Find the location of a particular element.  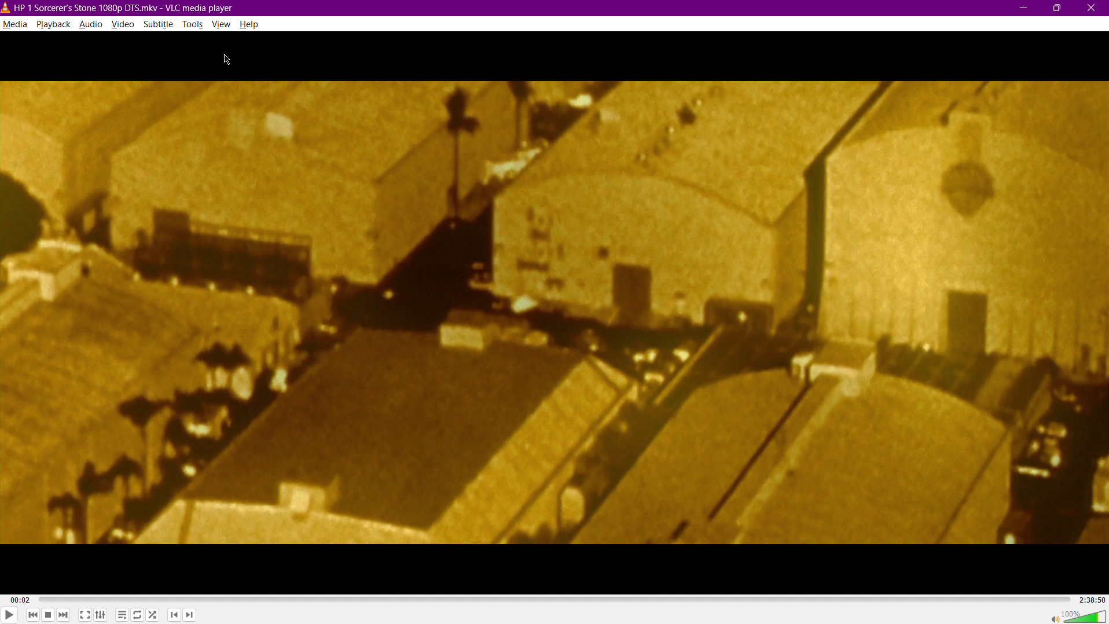

Playback is located at coordinates (53, 24).